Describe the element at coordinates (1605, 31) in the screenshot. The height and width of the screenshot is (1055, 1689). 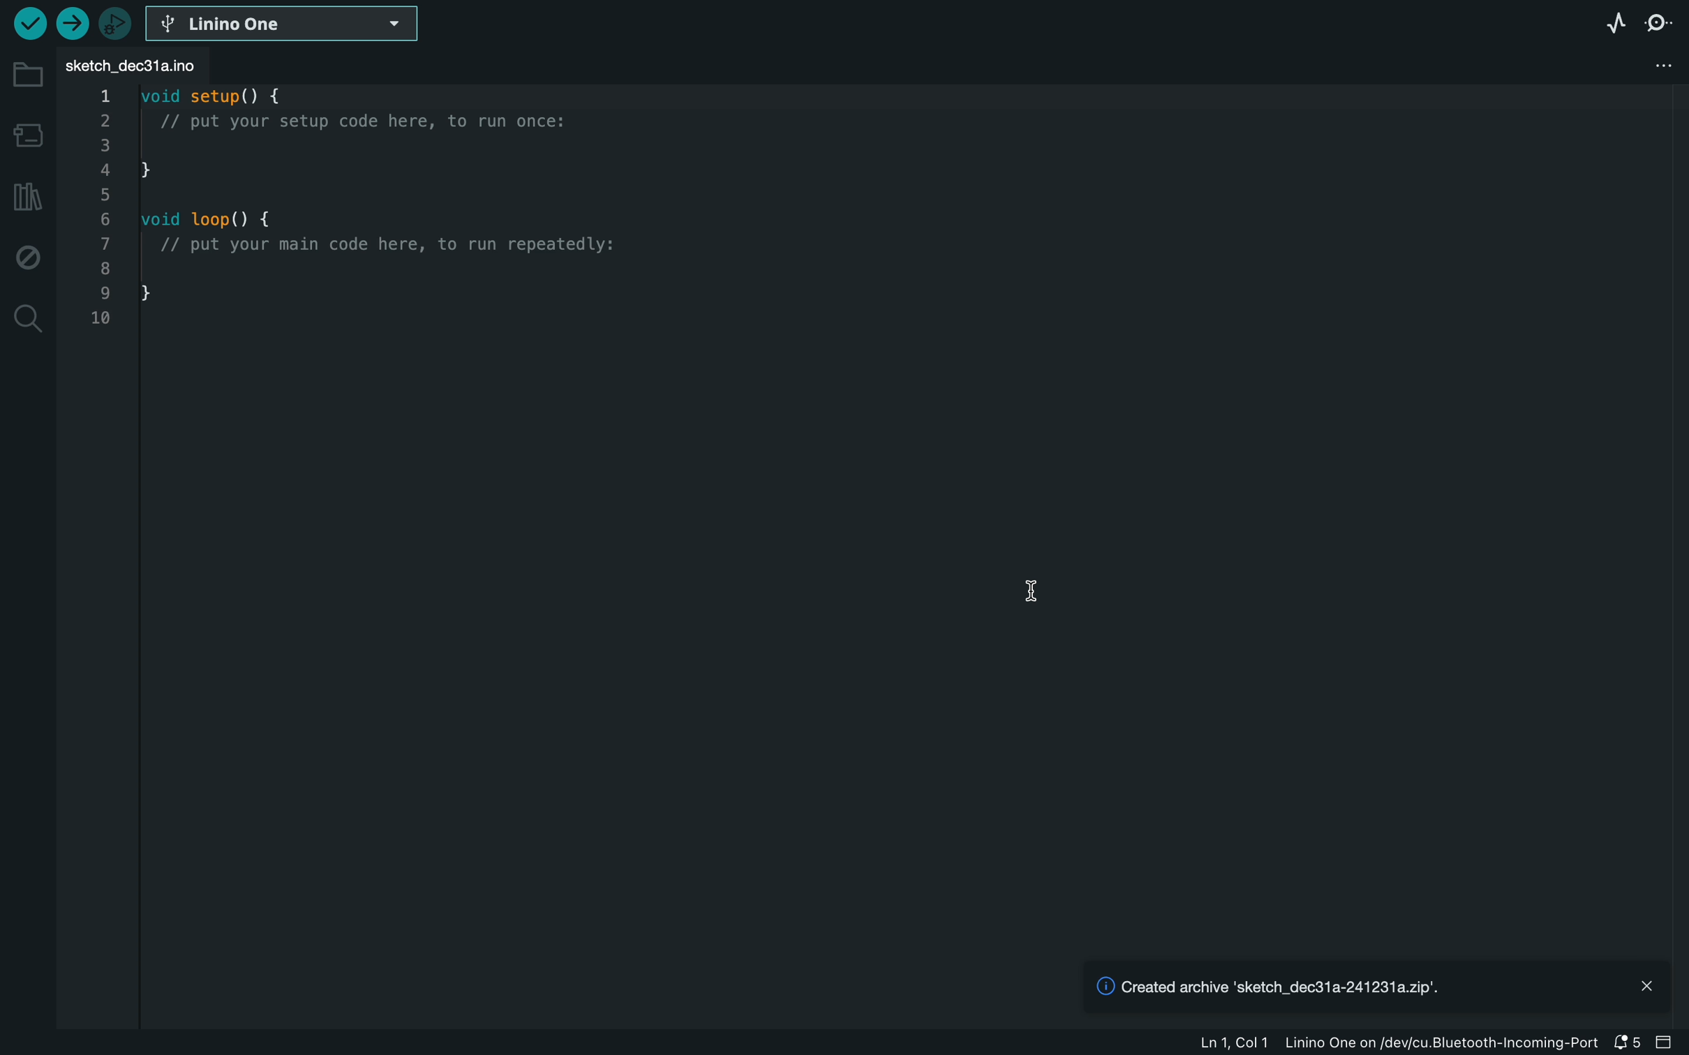
I see `serial plotter` at that location.